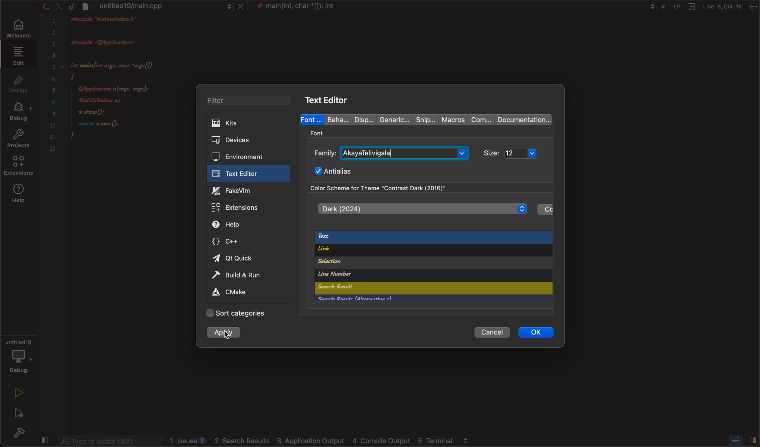 The height and width of the screenshot is (447, 760). What do you see at coordinates (245, 191) in the screenshot?
I see `fakevim` at bounding box center [245, 191].